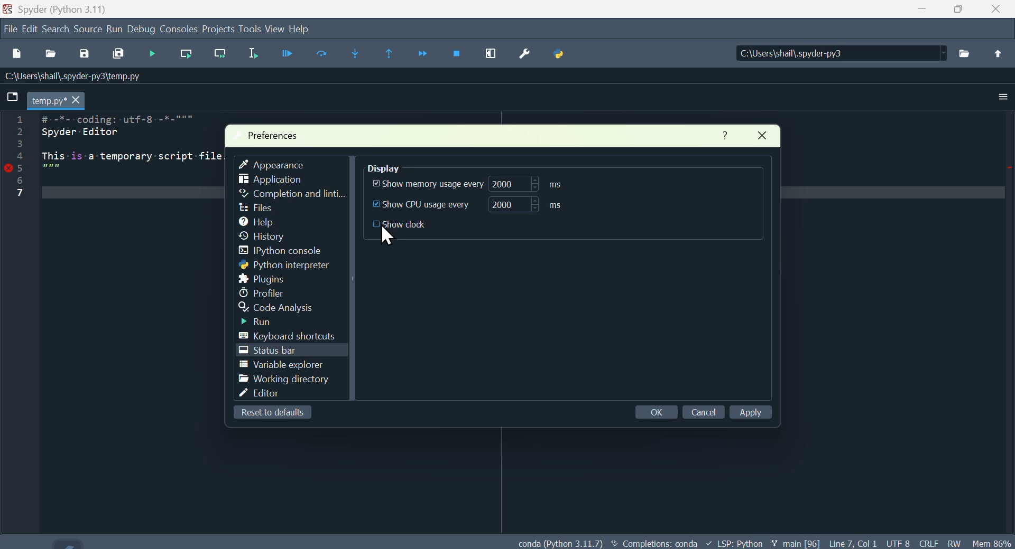 The width and height of the screenshot is (1015, 549). What do you see at coordinates (88, 29) in the screenshot?
I see `Source` at bounding box center [88, 29].